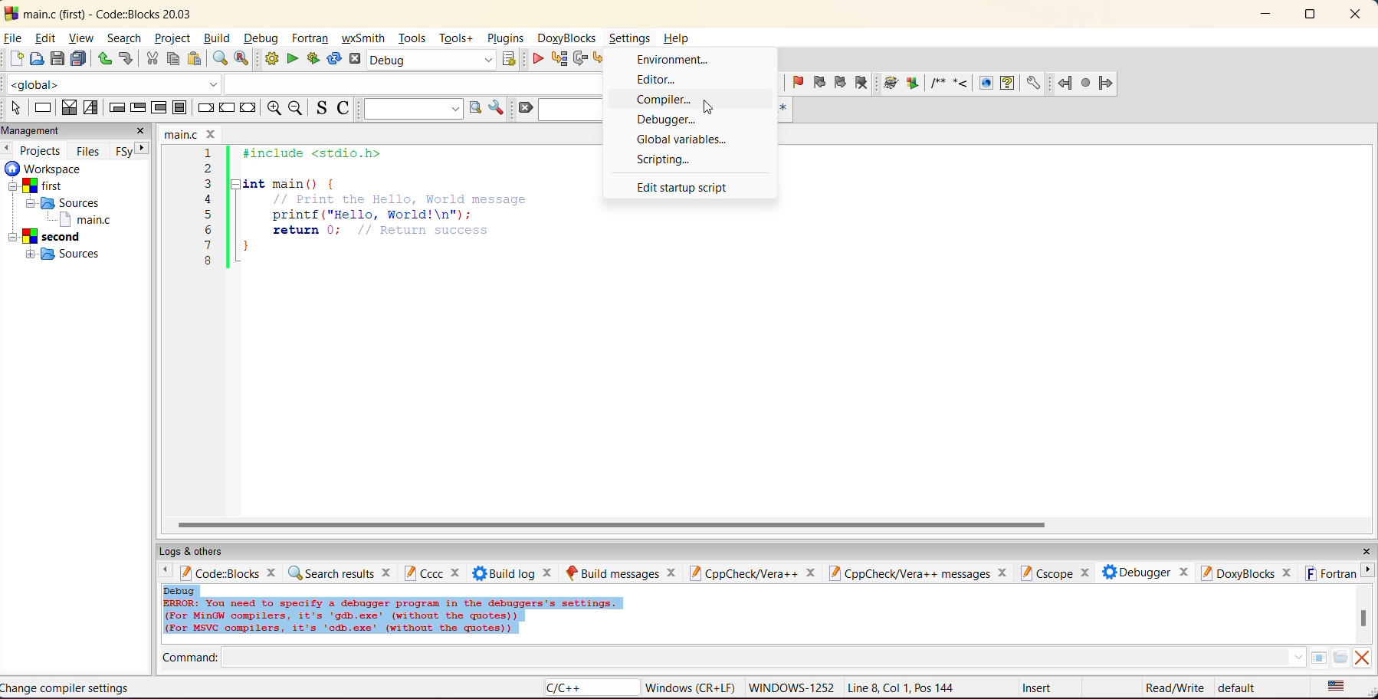 The height and width of the screenshot is (699, 1378). I want to click on edit, so click(43, 38).